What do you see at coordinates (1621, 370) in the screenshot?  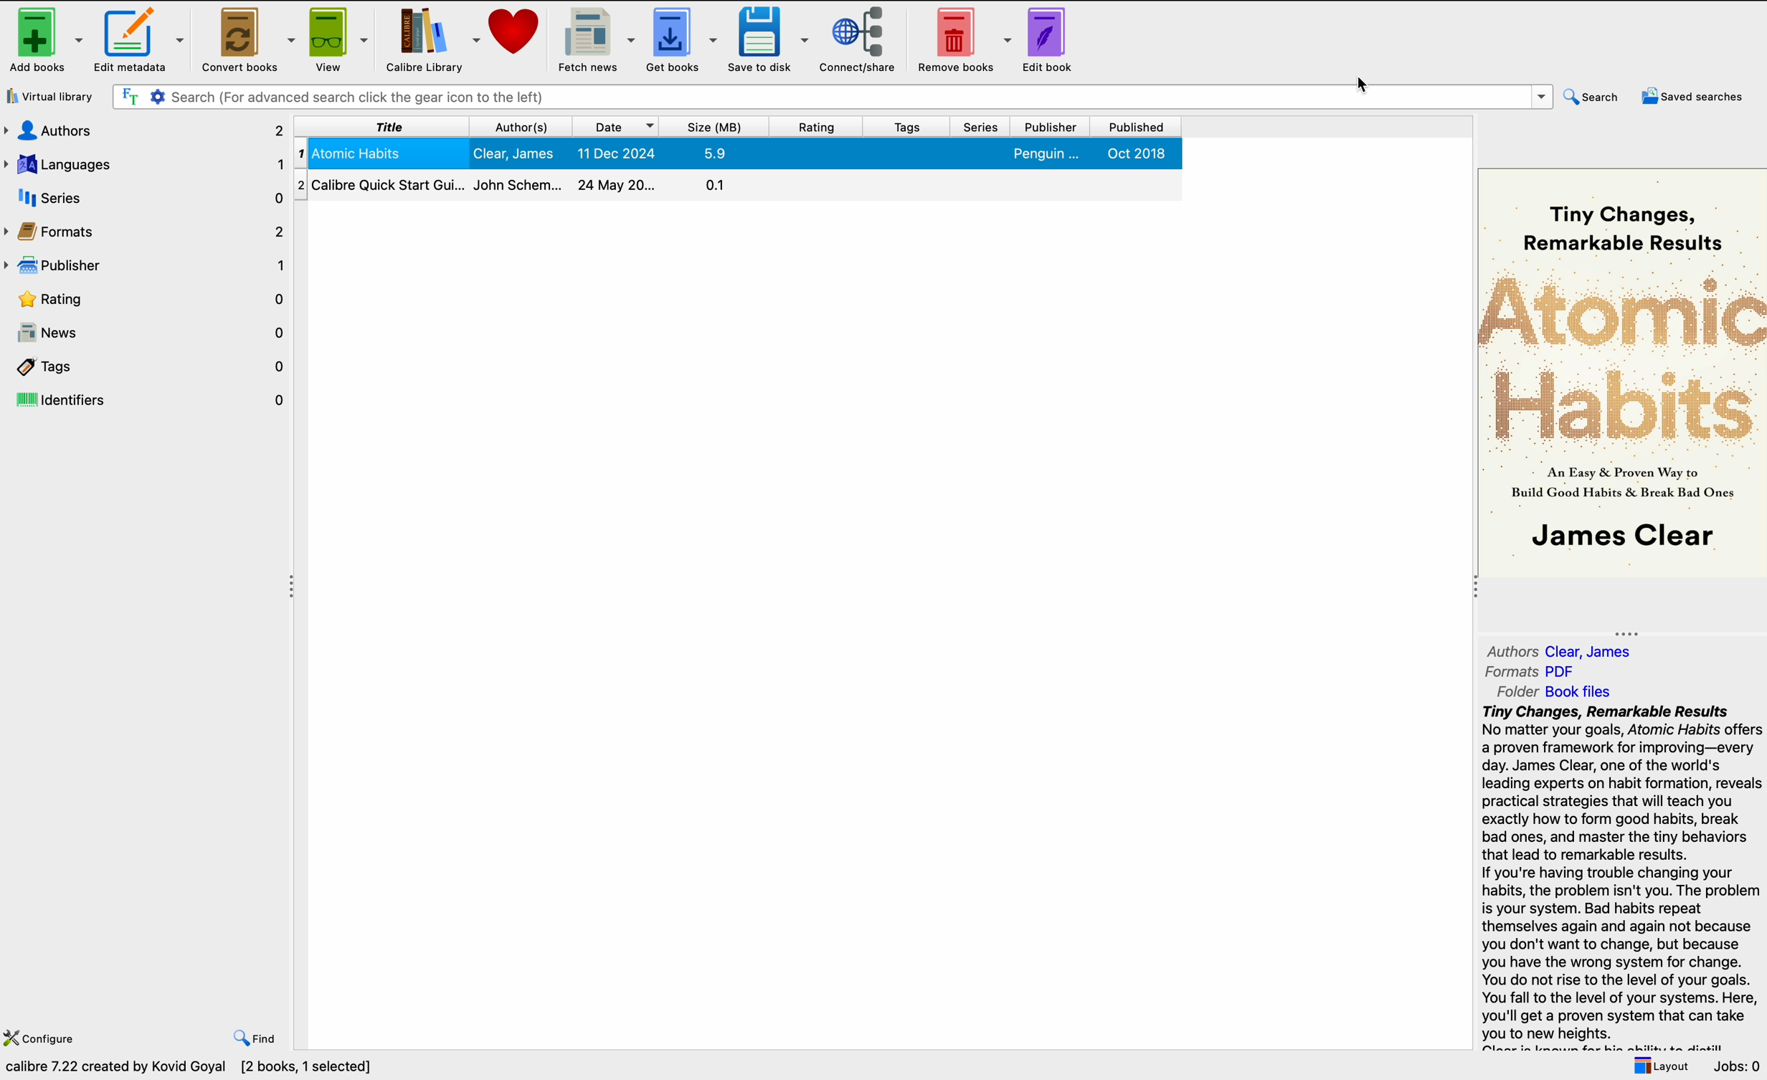 I see `cover book` at bounding box center [1621, 370].